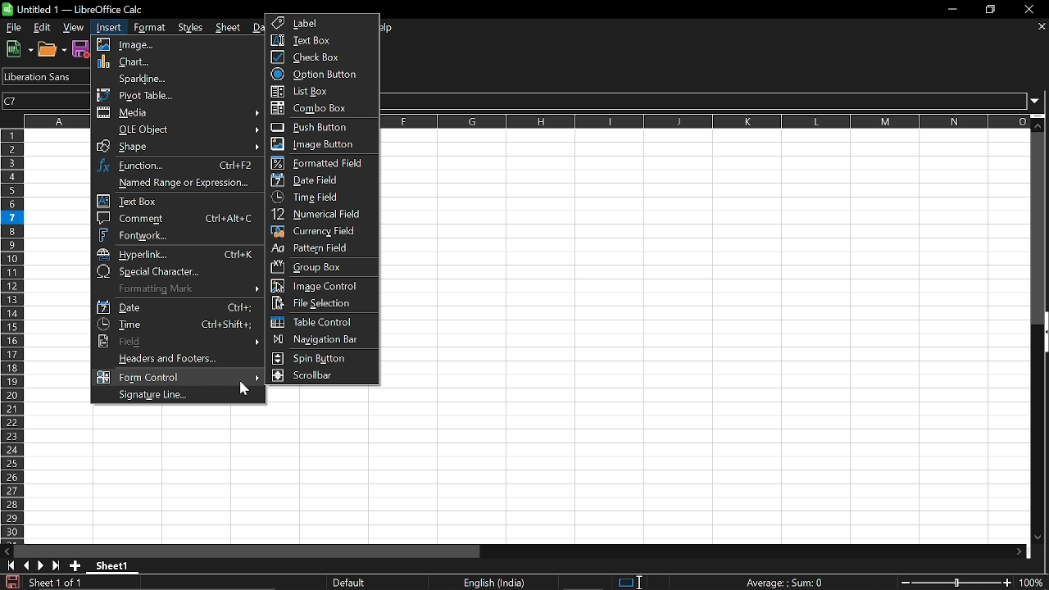 This screenshot has width=1049, height=590. I want to click on Columns, so click(706, 121).